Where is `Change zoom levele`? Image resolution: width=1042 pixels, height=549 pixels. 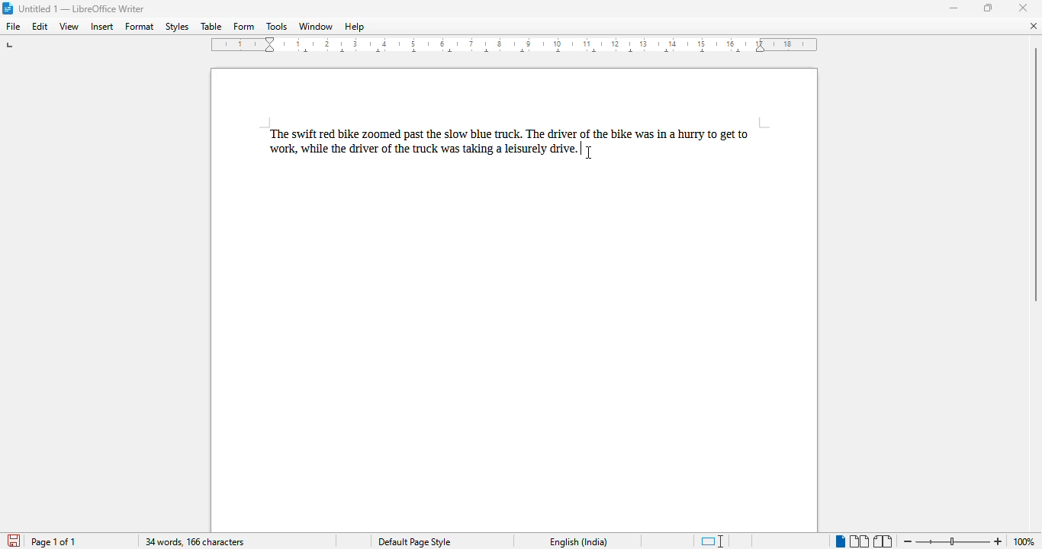
Change zoom levele is located at coordinates (952, 542).